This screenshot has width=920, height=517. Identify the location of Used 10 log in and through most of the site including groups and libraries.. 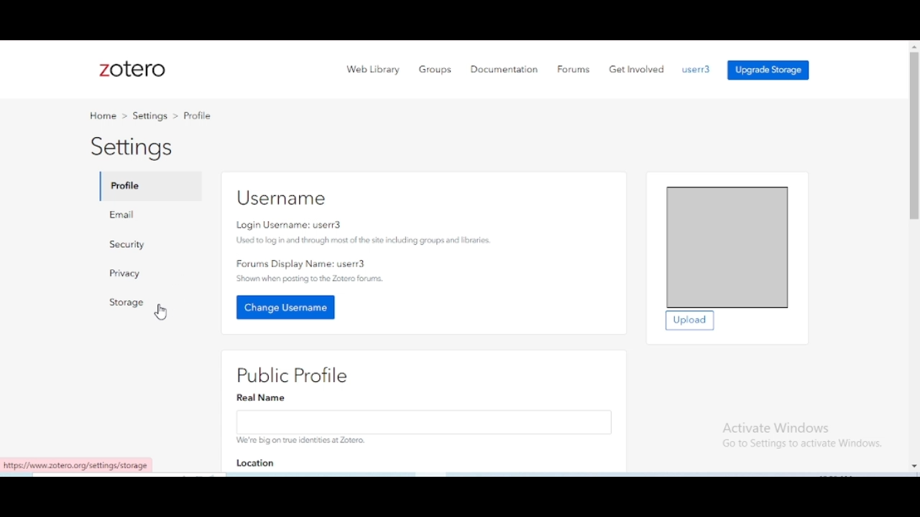
(364, 241).